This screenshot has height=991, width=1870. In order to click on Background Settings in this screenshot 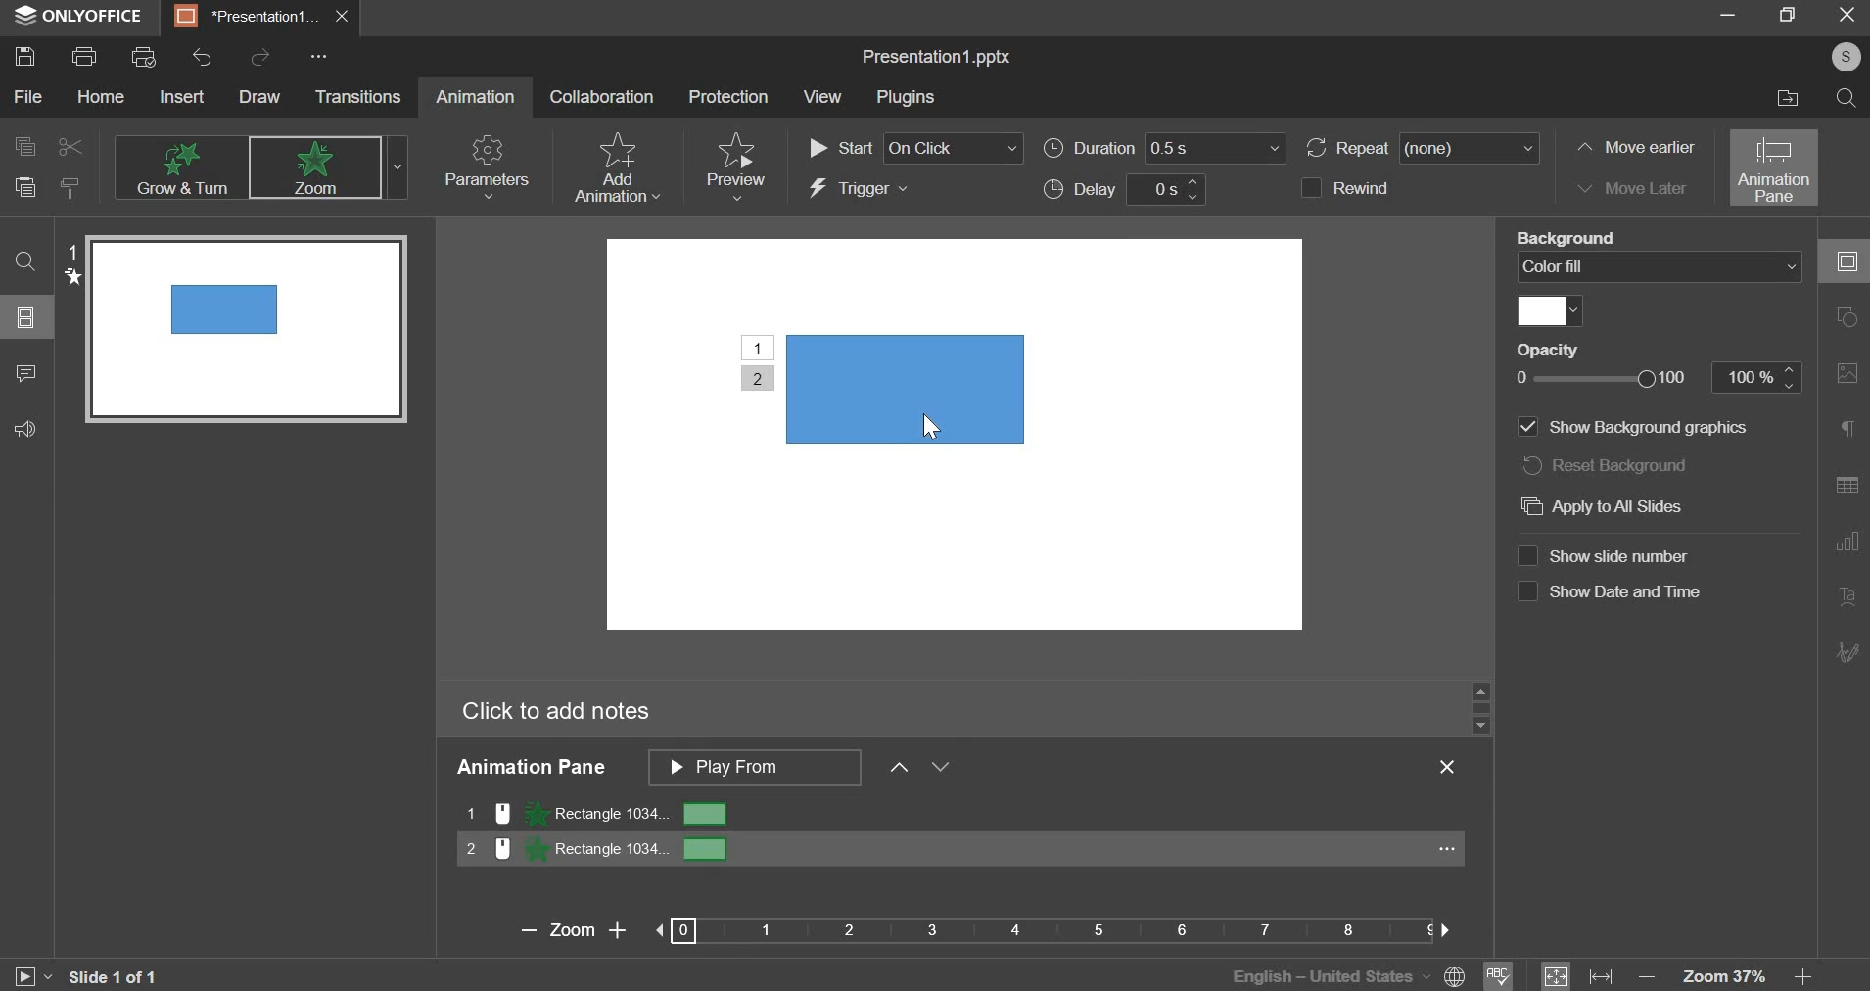, I will do `click(1847, 372)`.